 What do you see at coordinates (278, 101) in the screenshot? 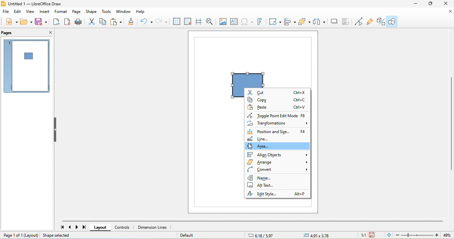
I see `copy` at bounding box center [278, 101].